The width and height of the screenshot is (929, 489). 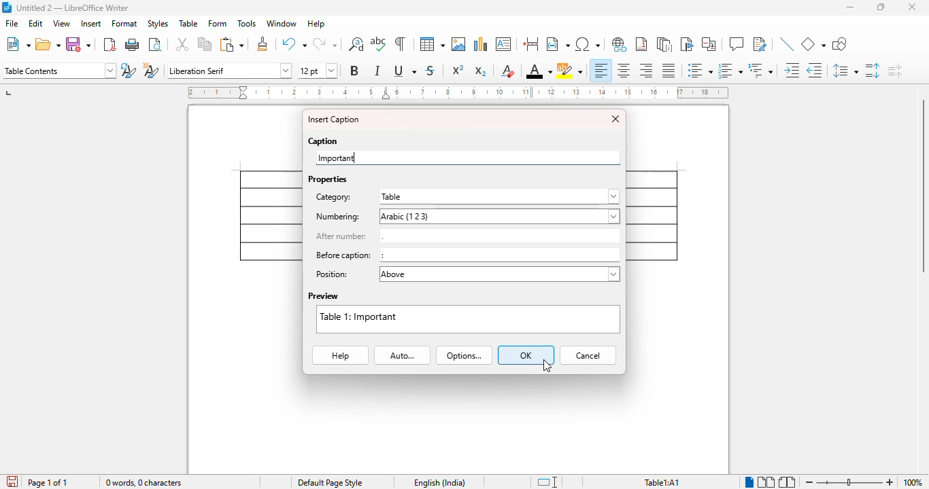 I want to click on copy, so click(x=205, y=43).